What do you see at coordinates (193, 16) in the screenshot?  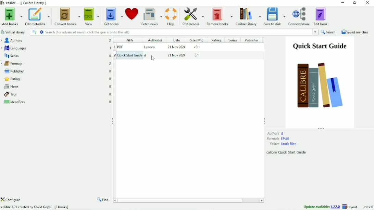 I see `Preferences` at bounding box center [193, 16].